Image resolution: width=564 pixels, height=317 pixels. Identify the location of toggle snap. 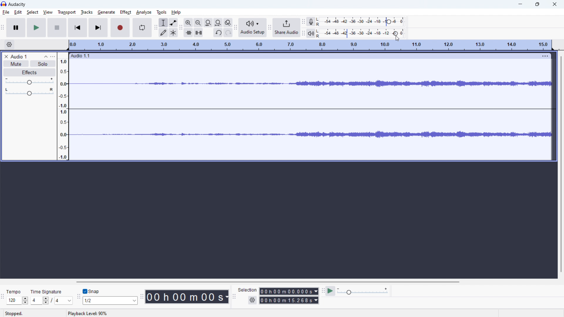
(91, 291).